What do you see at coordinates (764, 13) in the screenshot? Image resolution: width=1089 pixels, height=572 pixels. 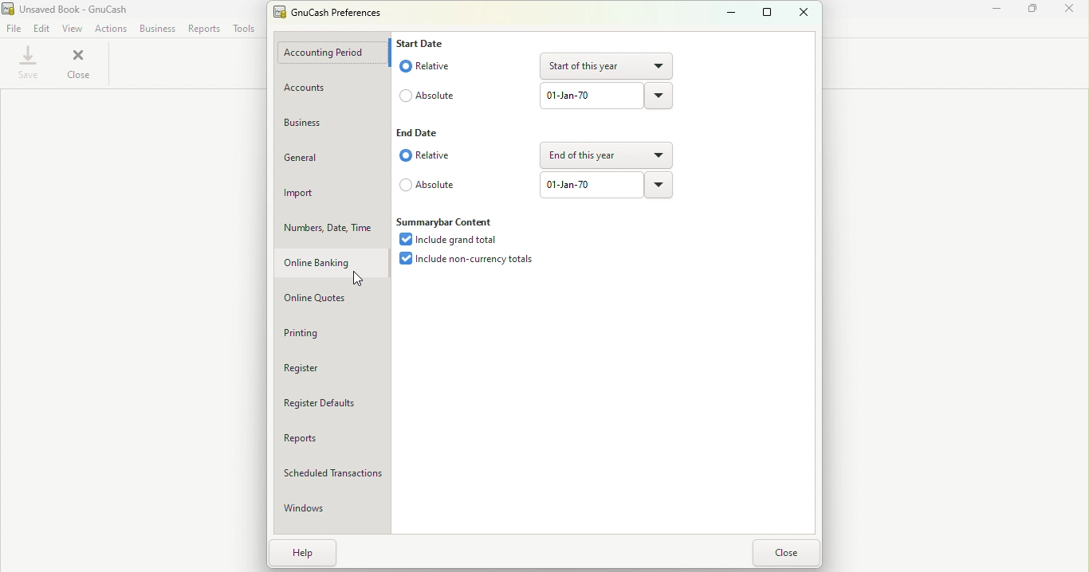 I see `Maximize` at bounding box center [764, 13].